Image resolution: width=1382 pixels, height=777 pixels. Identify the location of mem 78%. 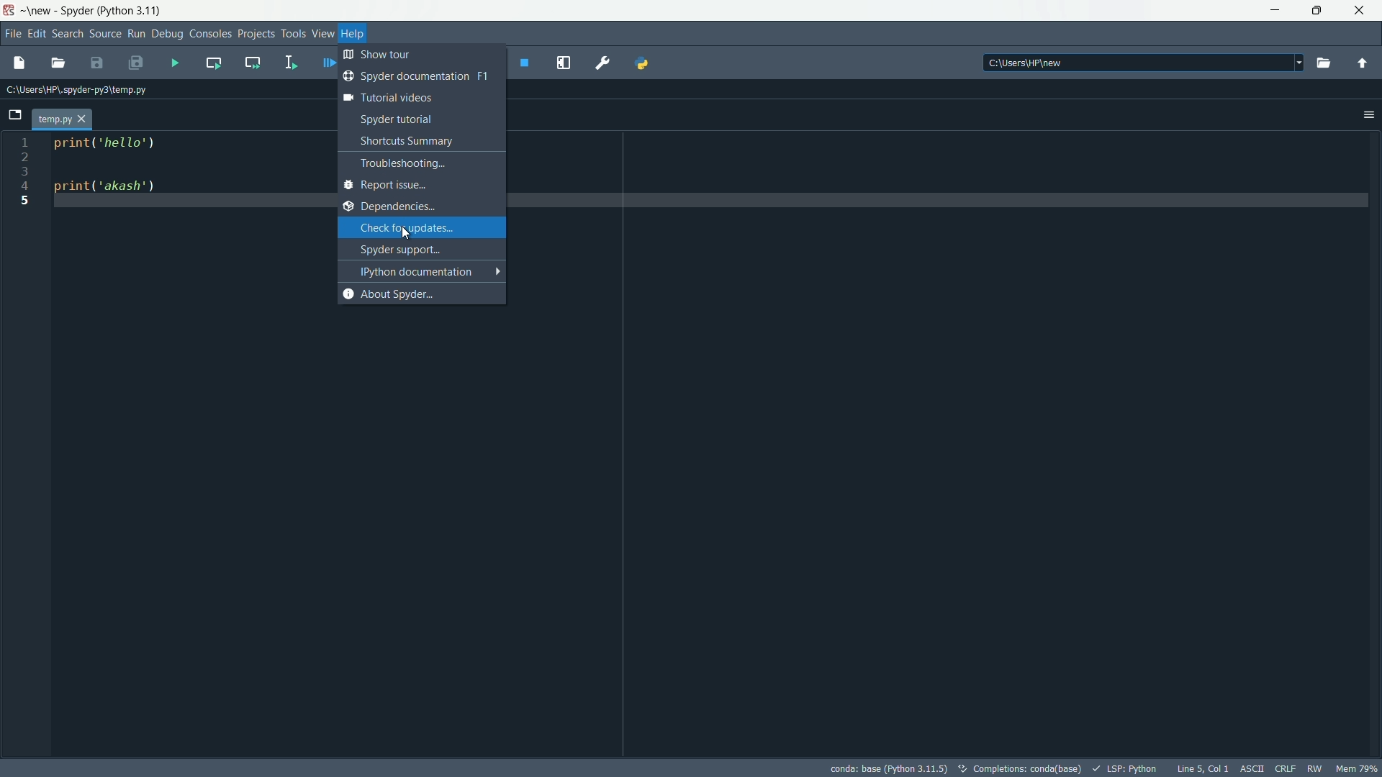
(1357, 767).